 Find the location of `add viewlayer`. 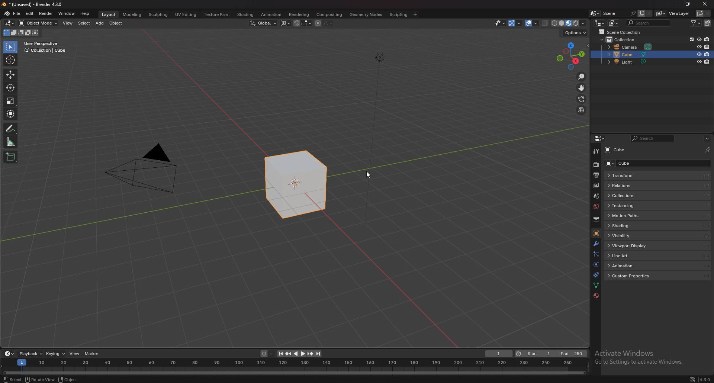

add viewlayer is located at coordinates (699, 13).